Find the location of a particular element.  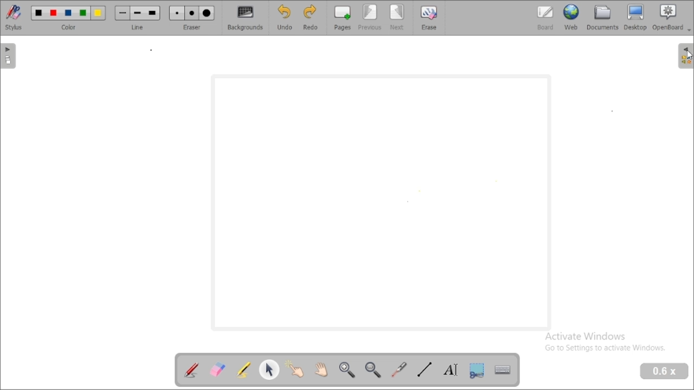

annotate document is located at coordinates (191, 369).